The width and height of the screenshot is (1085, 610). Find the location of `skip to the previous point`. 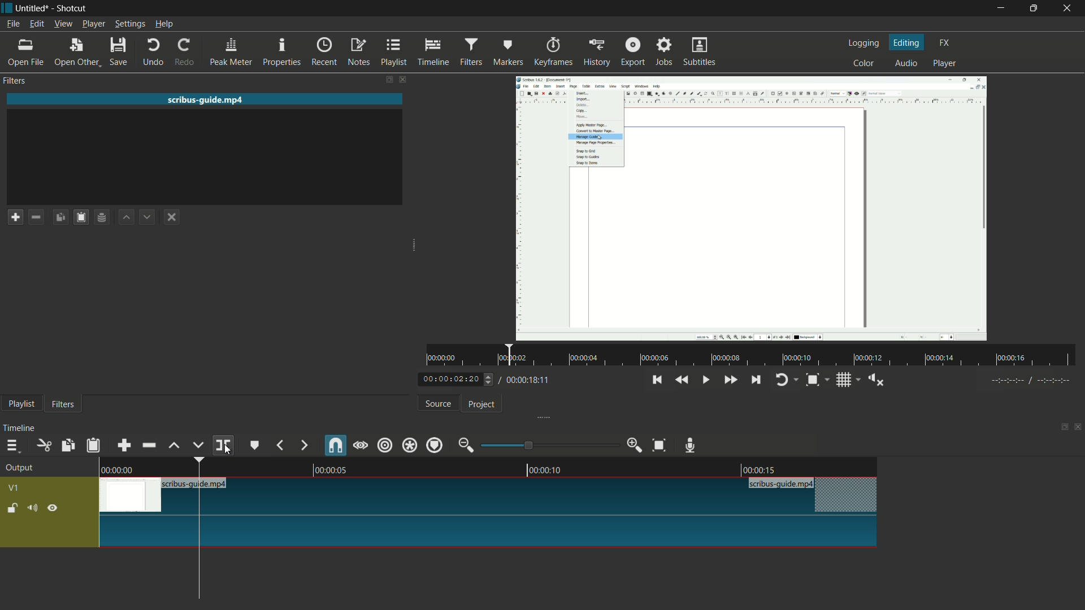

skip to the previous point is located at coordinates (657, 380).